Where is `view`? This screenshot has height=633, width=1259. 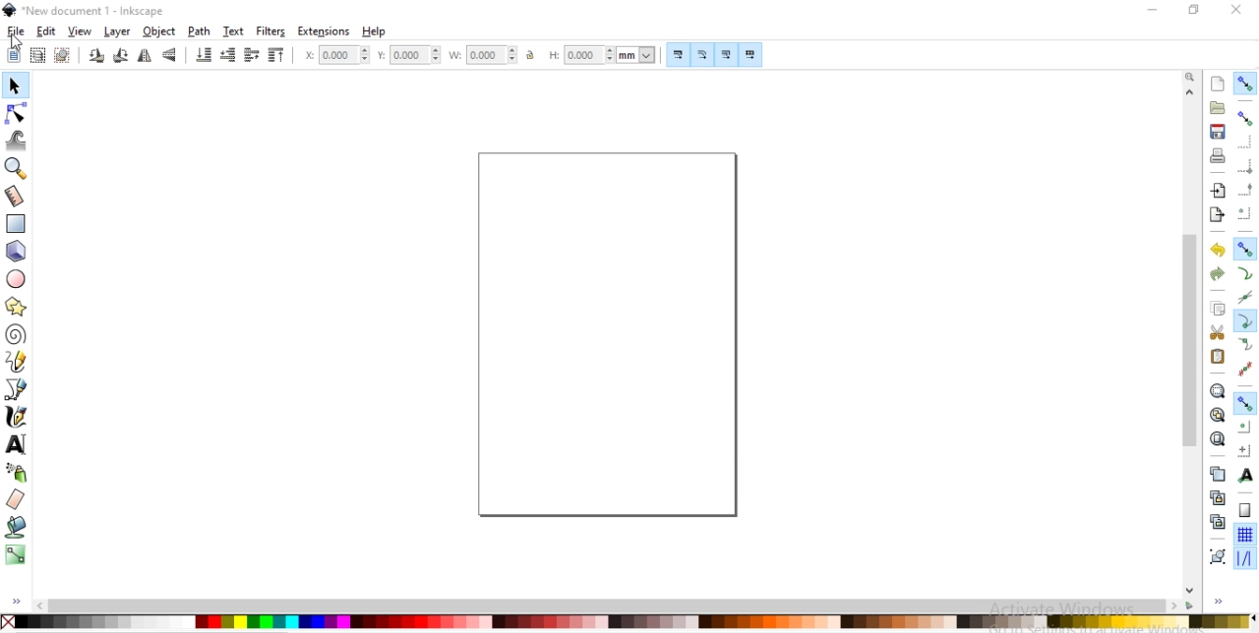 view is located at coordinates (81, 31).